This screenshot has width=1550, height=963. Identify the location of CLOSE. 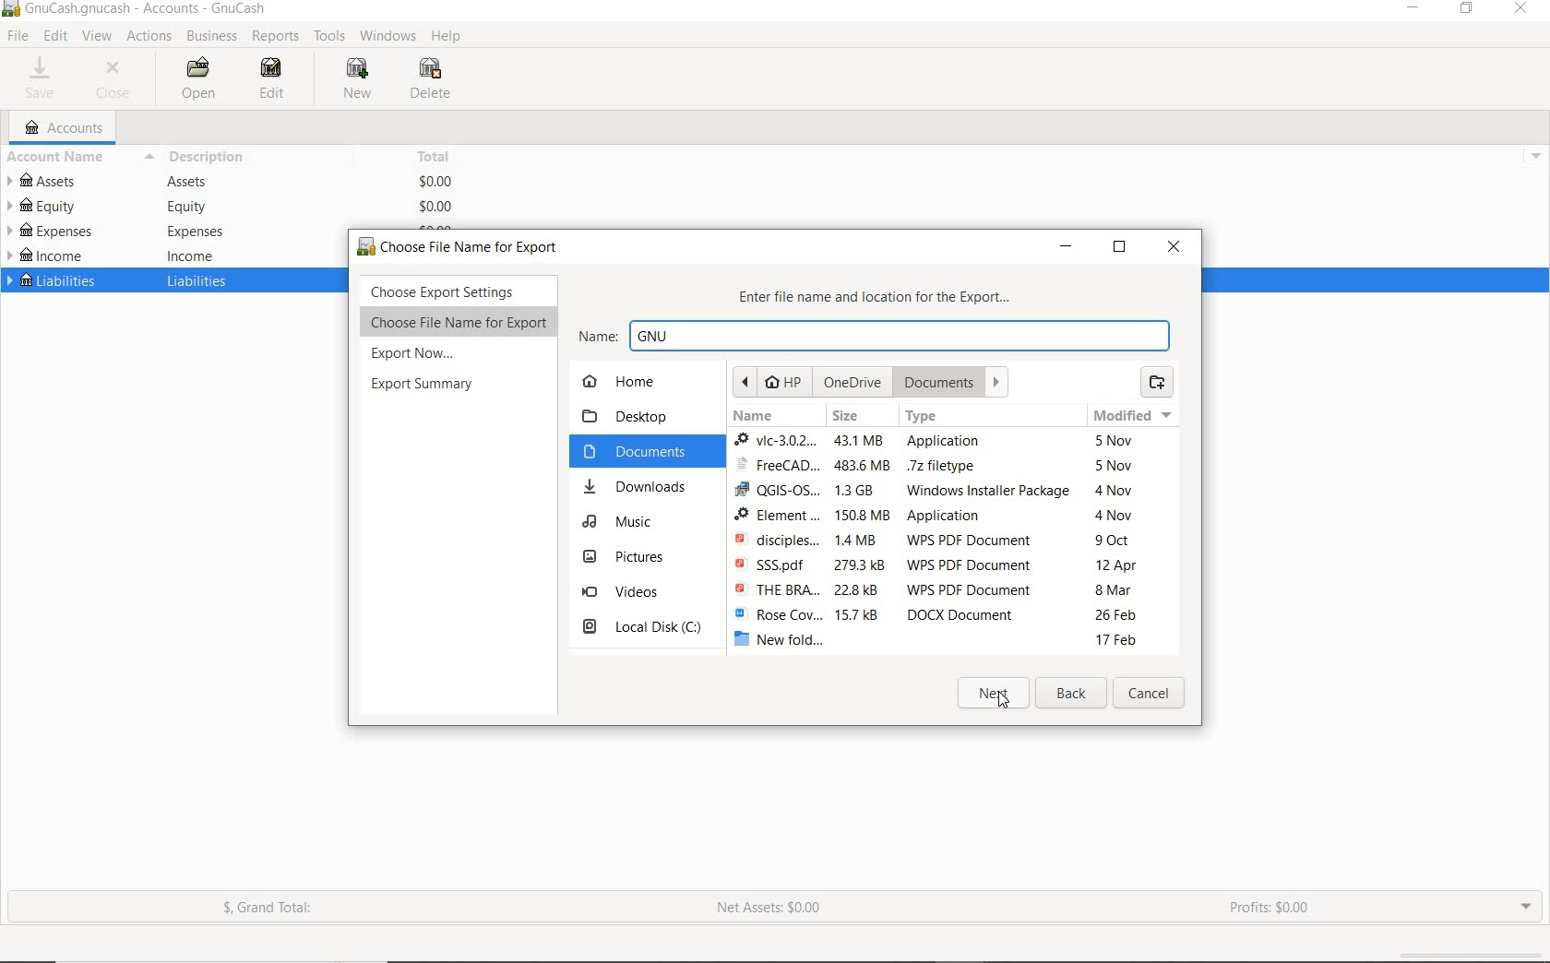
(117, 78).